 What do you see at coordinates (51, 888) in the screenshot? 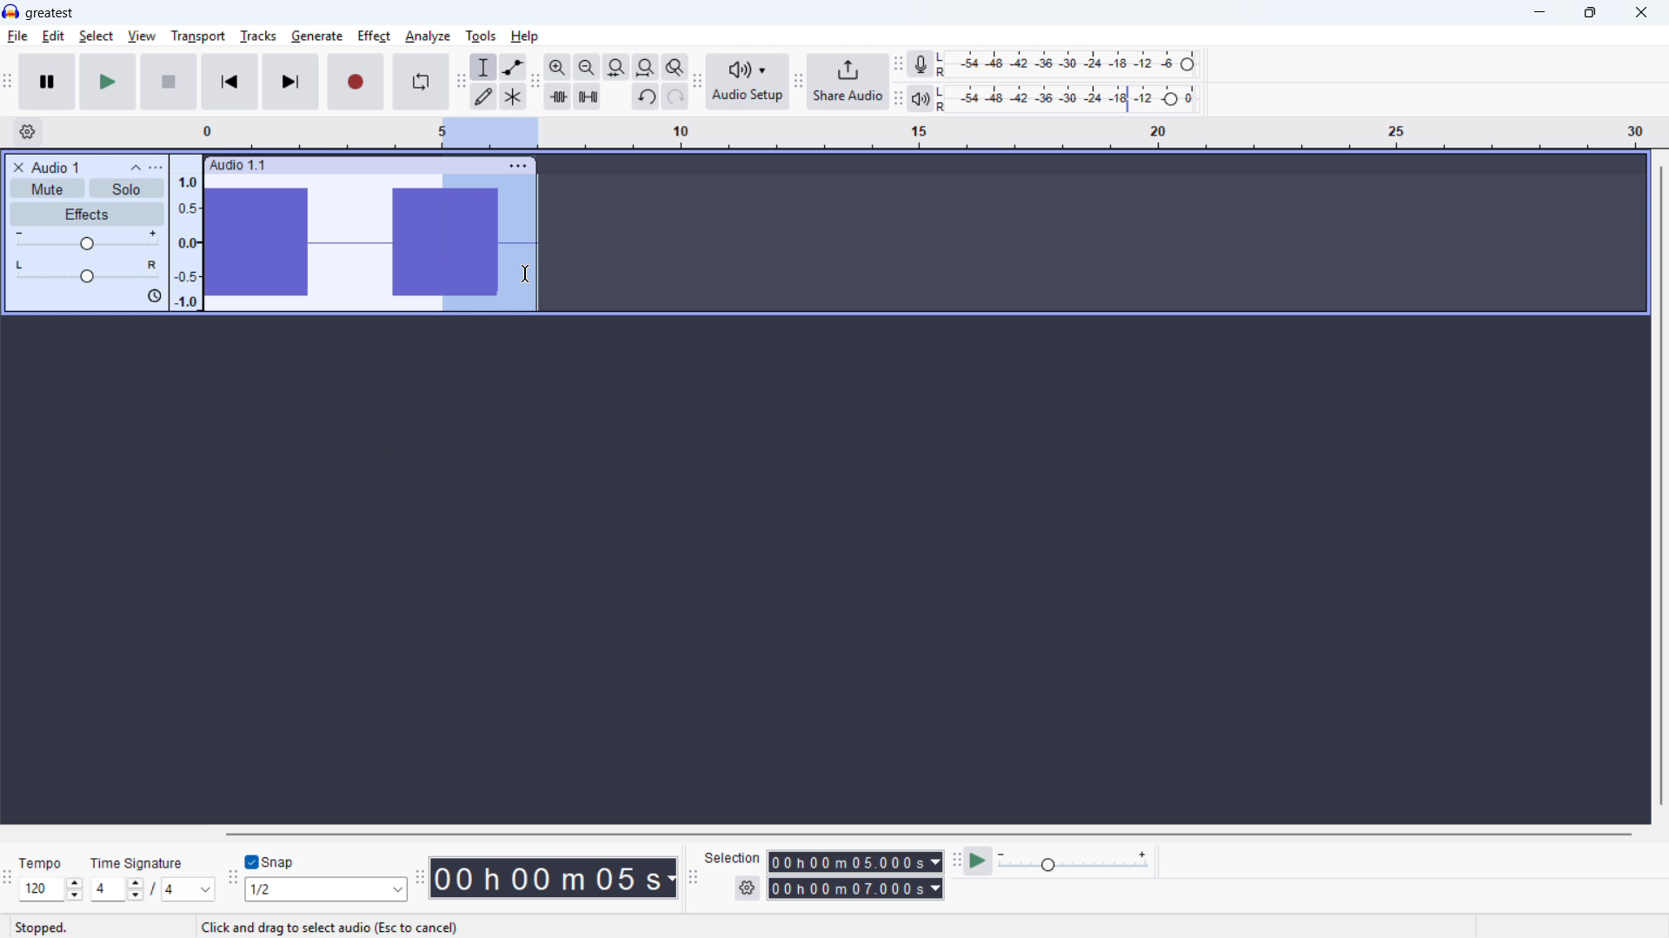
I see `Set tempo ` at bounding box center [51, 888].